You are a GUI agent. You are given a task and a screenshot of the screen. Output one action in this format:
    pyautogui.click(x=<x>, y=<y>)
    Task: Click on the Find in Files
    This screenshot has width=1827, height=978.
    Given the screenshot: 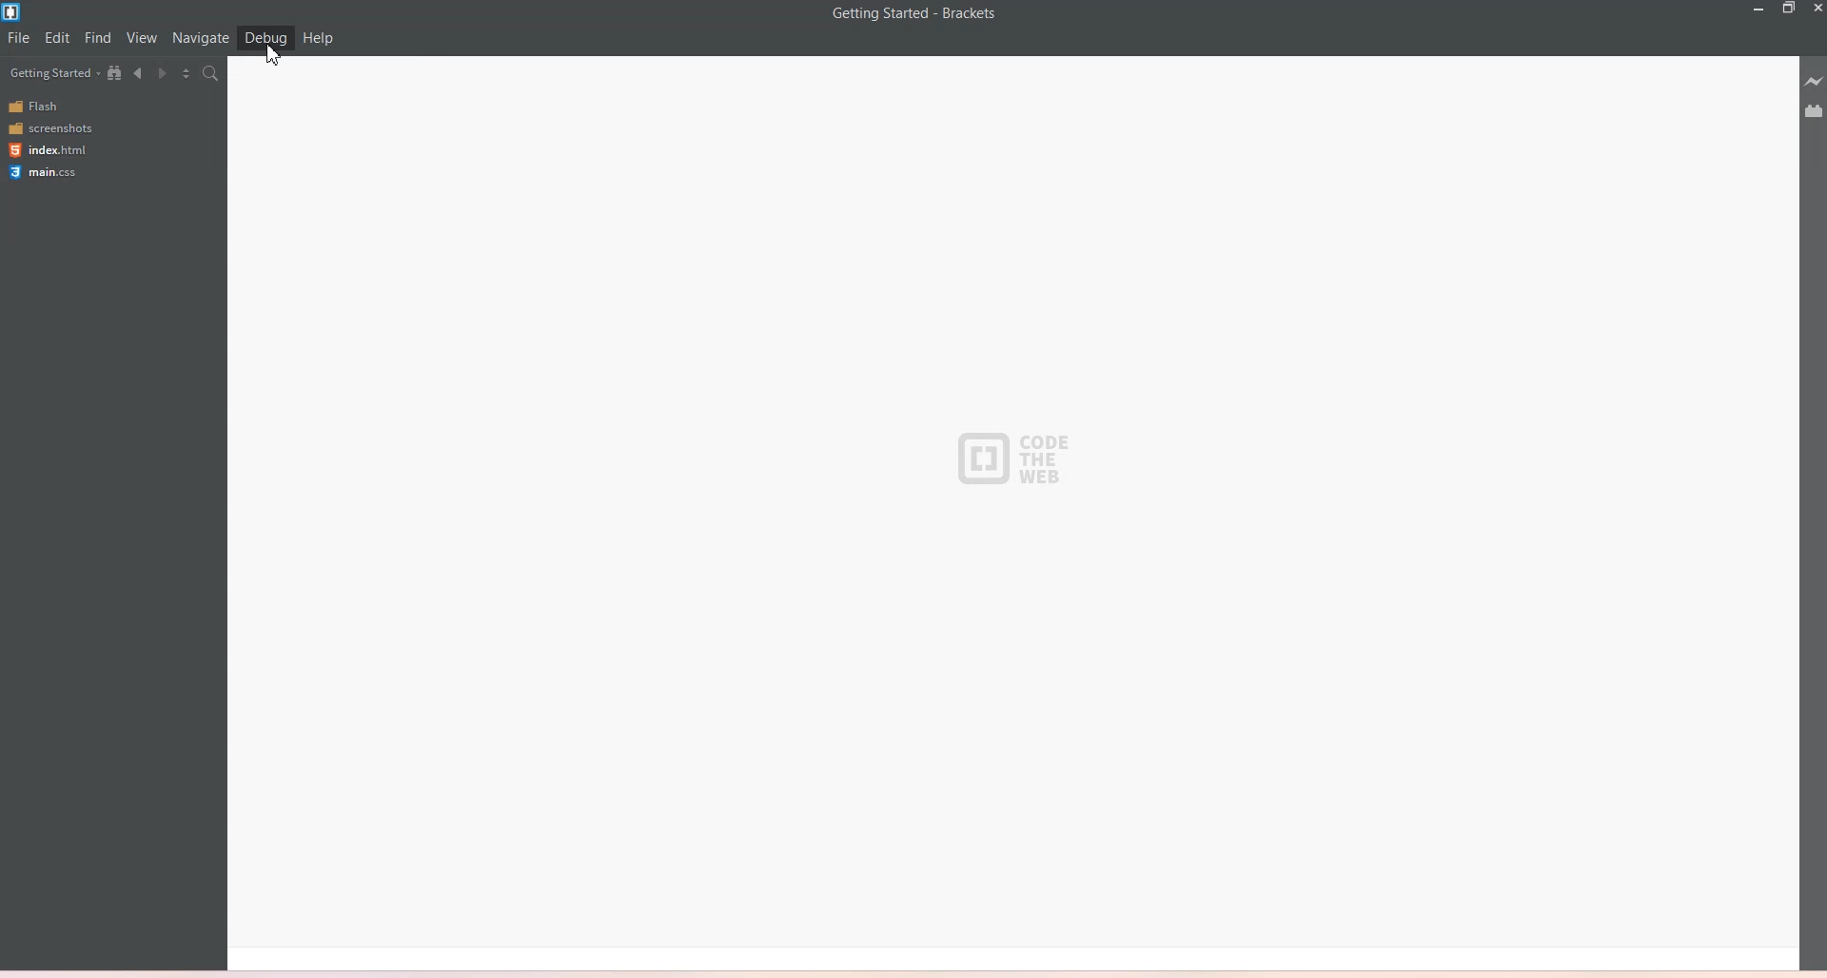 What is the action you would take?
    pyautogui.click(x=212, y=74)
    